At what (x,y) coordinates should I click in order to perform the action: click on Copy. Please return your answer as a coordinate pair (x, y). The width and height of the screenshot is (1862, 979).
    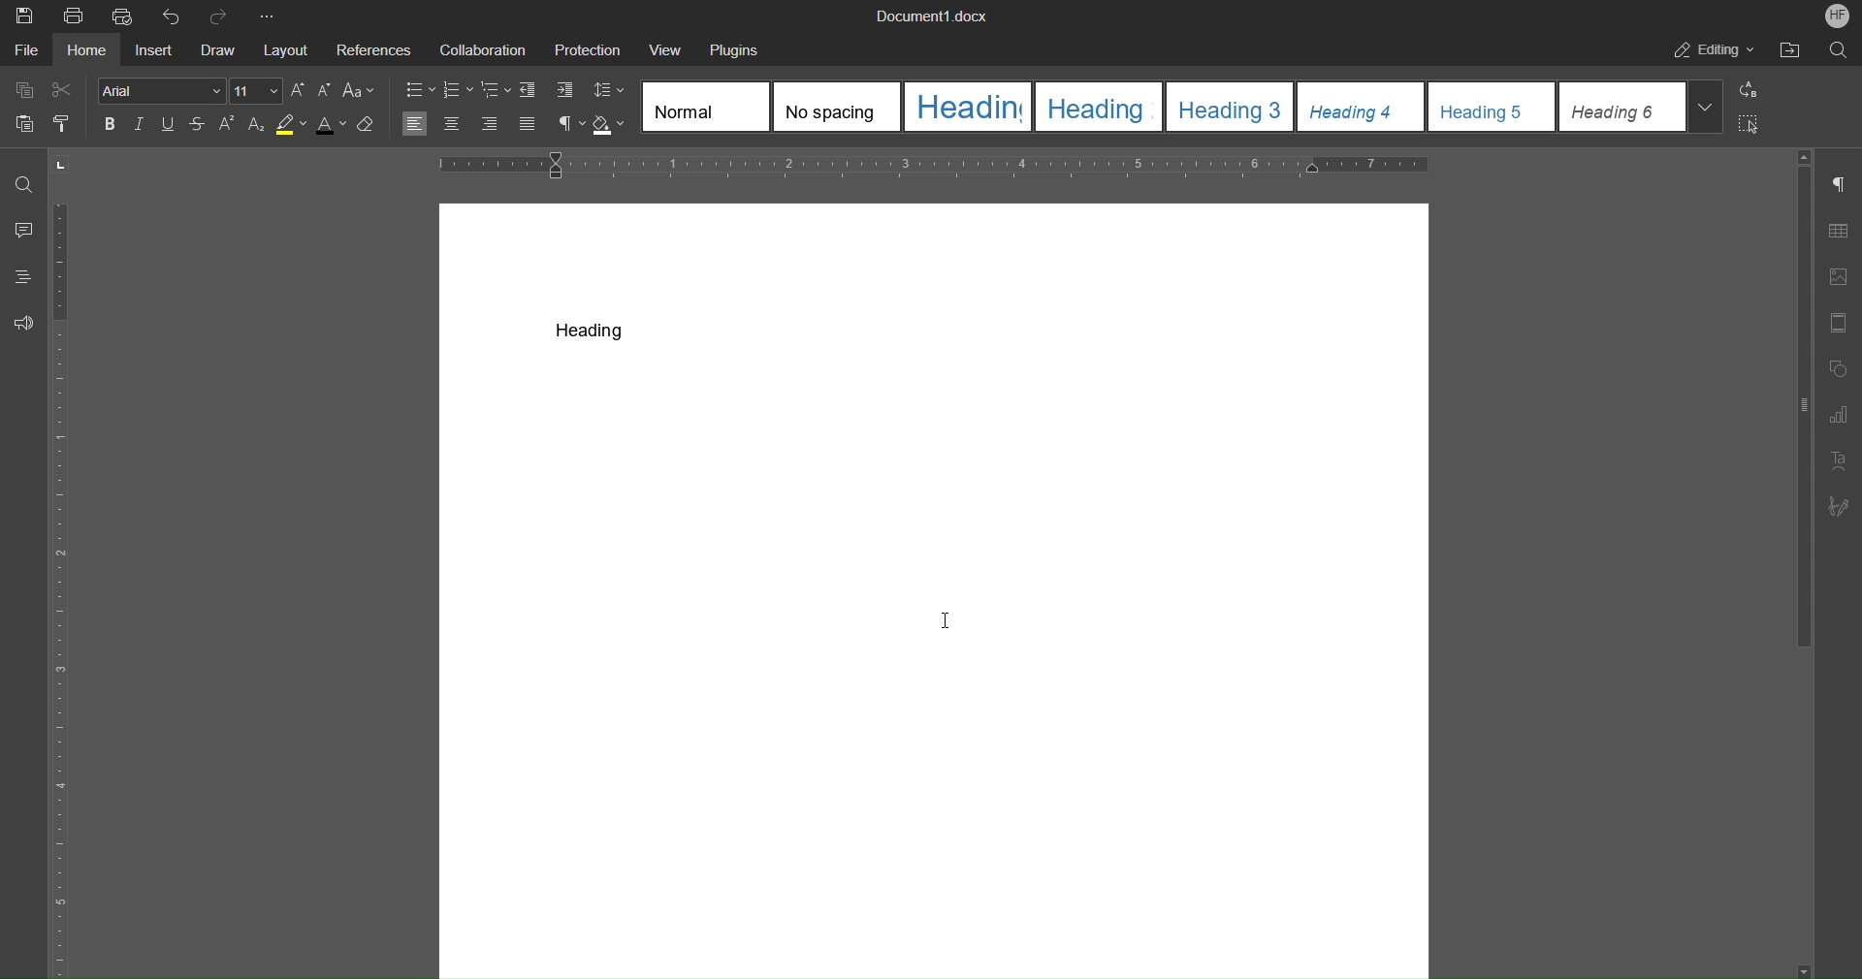
    Looking at the image, I should click on (22, 87).